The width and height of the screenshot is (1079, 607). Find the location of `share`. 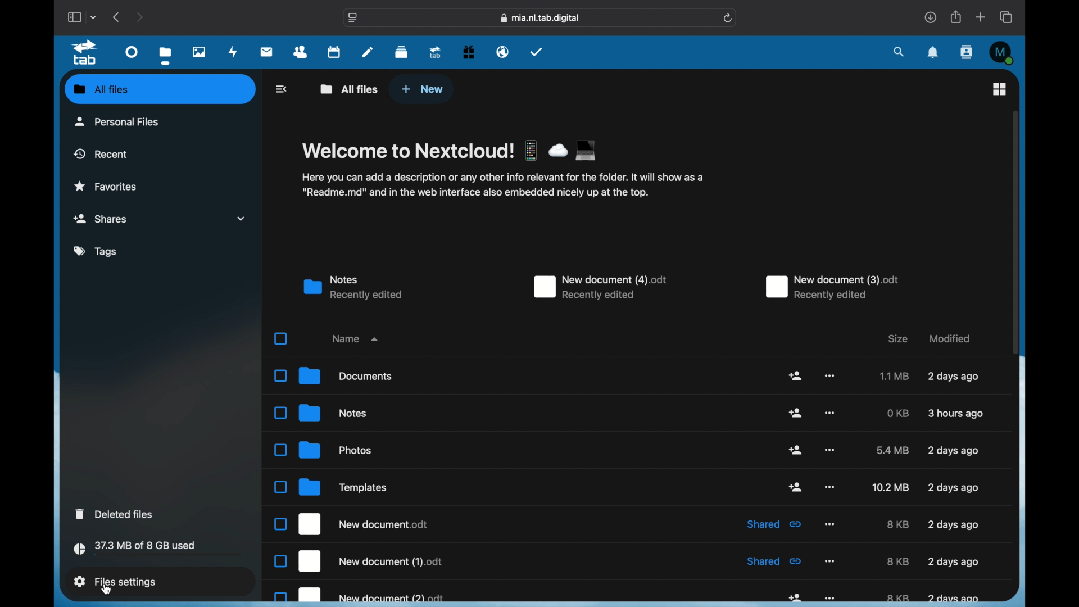

share is located at coordinates (955, 17).